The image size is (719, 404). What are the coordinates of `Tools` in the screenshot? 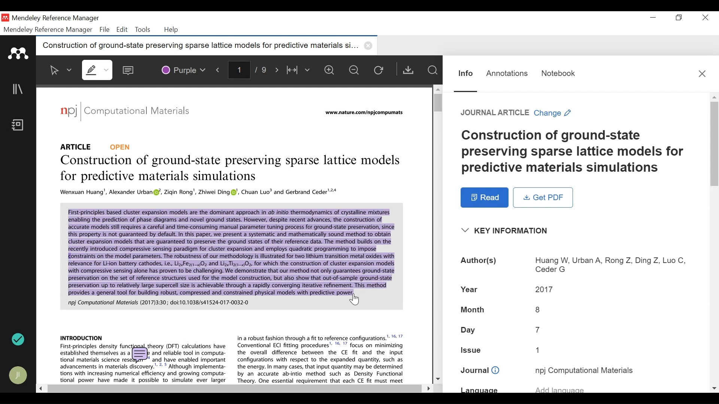 It's located at (142, 30).